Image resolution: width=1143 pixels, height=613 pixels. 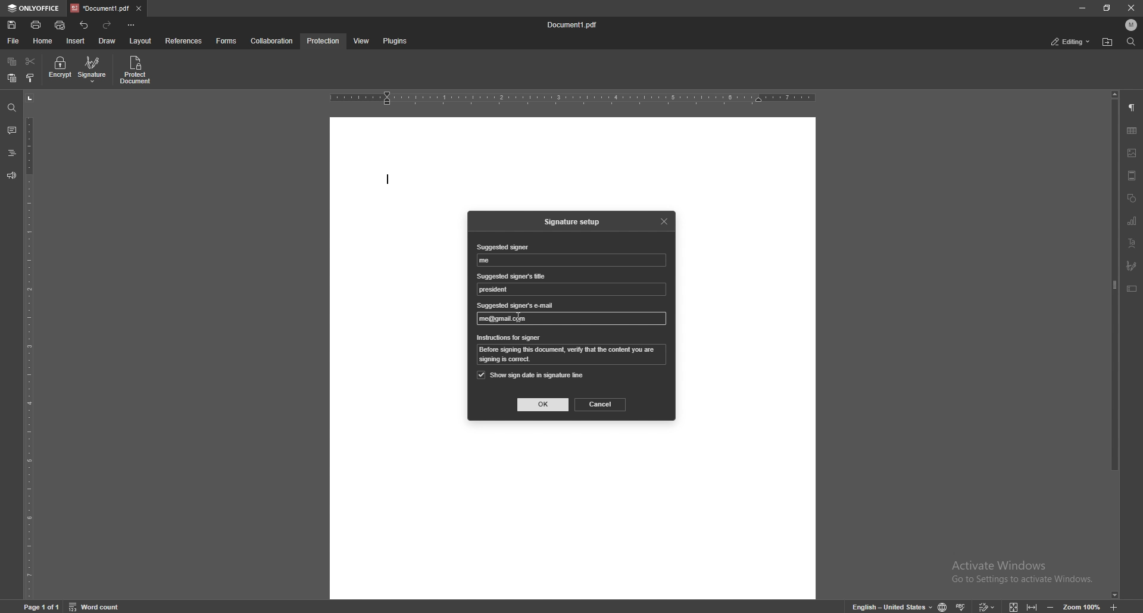 What do you see at coordinates (1107, 43) in the screenshot?
I see `locate file` at bounding box center [1107, 43].